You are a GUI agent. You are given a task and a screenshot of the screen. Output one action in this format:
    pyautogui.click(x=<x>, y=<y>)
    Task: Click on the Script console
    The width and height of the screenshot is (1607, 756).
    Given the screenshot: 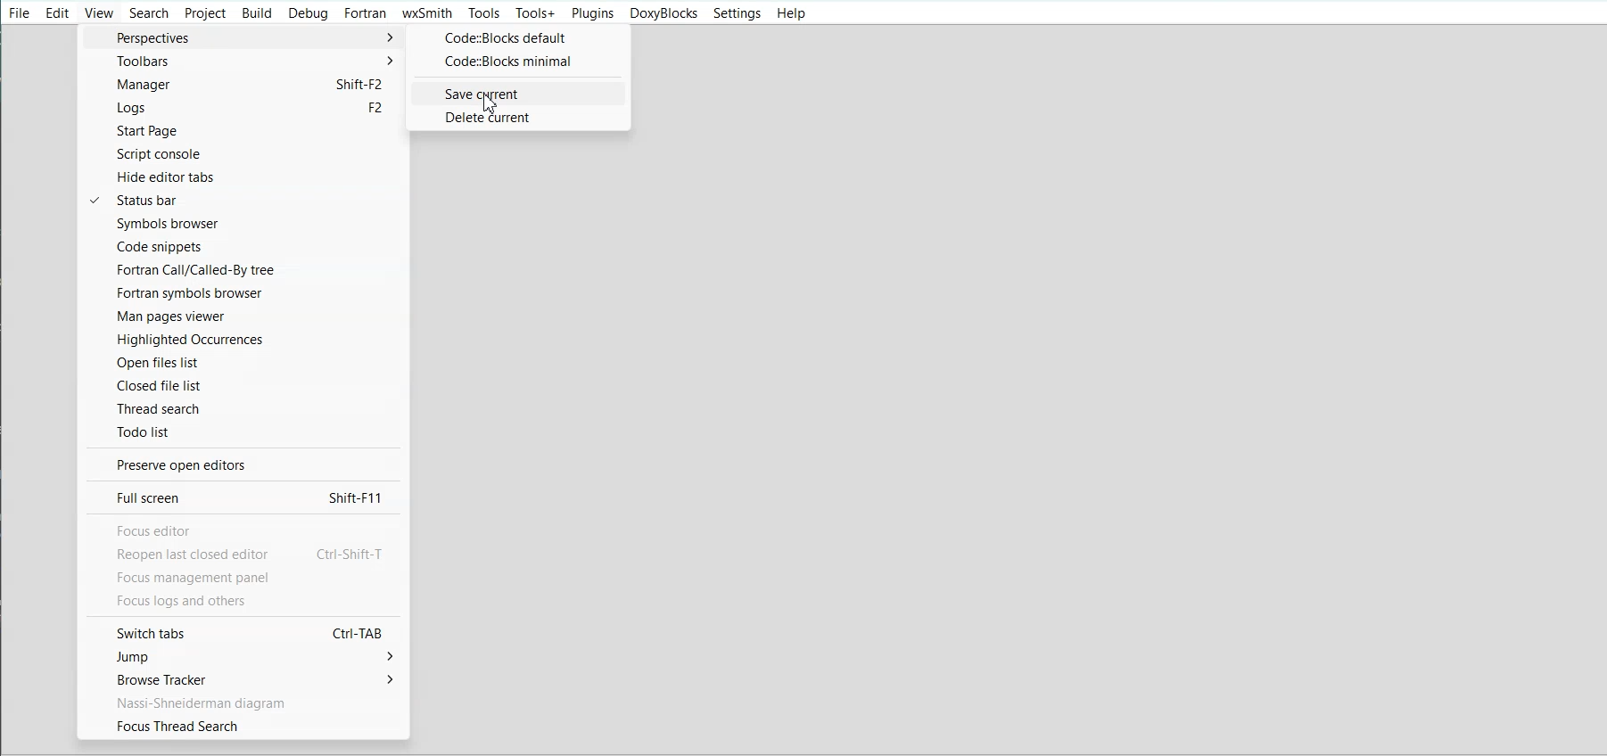 What is the action you would take?
    pyautogui.click(x=247, y=153)
    